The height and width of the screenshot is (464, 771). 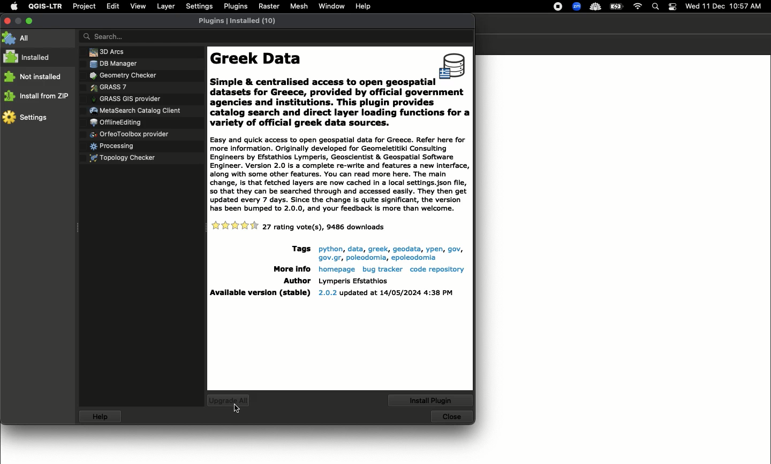 I want to click on Mesh, so click(x=299, y=7).